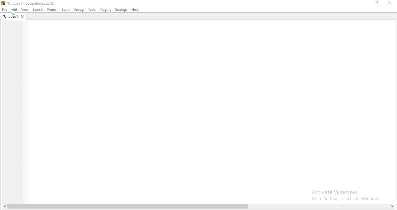 Image resolution: width=397 pixels, height=210 pixels. Describe the element at coordinates (344, 193) in the screenshot. I see `Activate Windows
Go to Settings to activate Windows.` at that location.